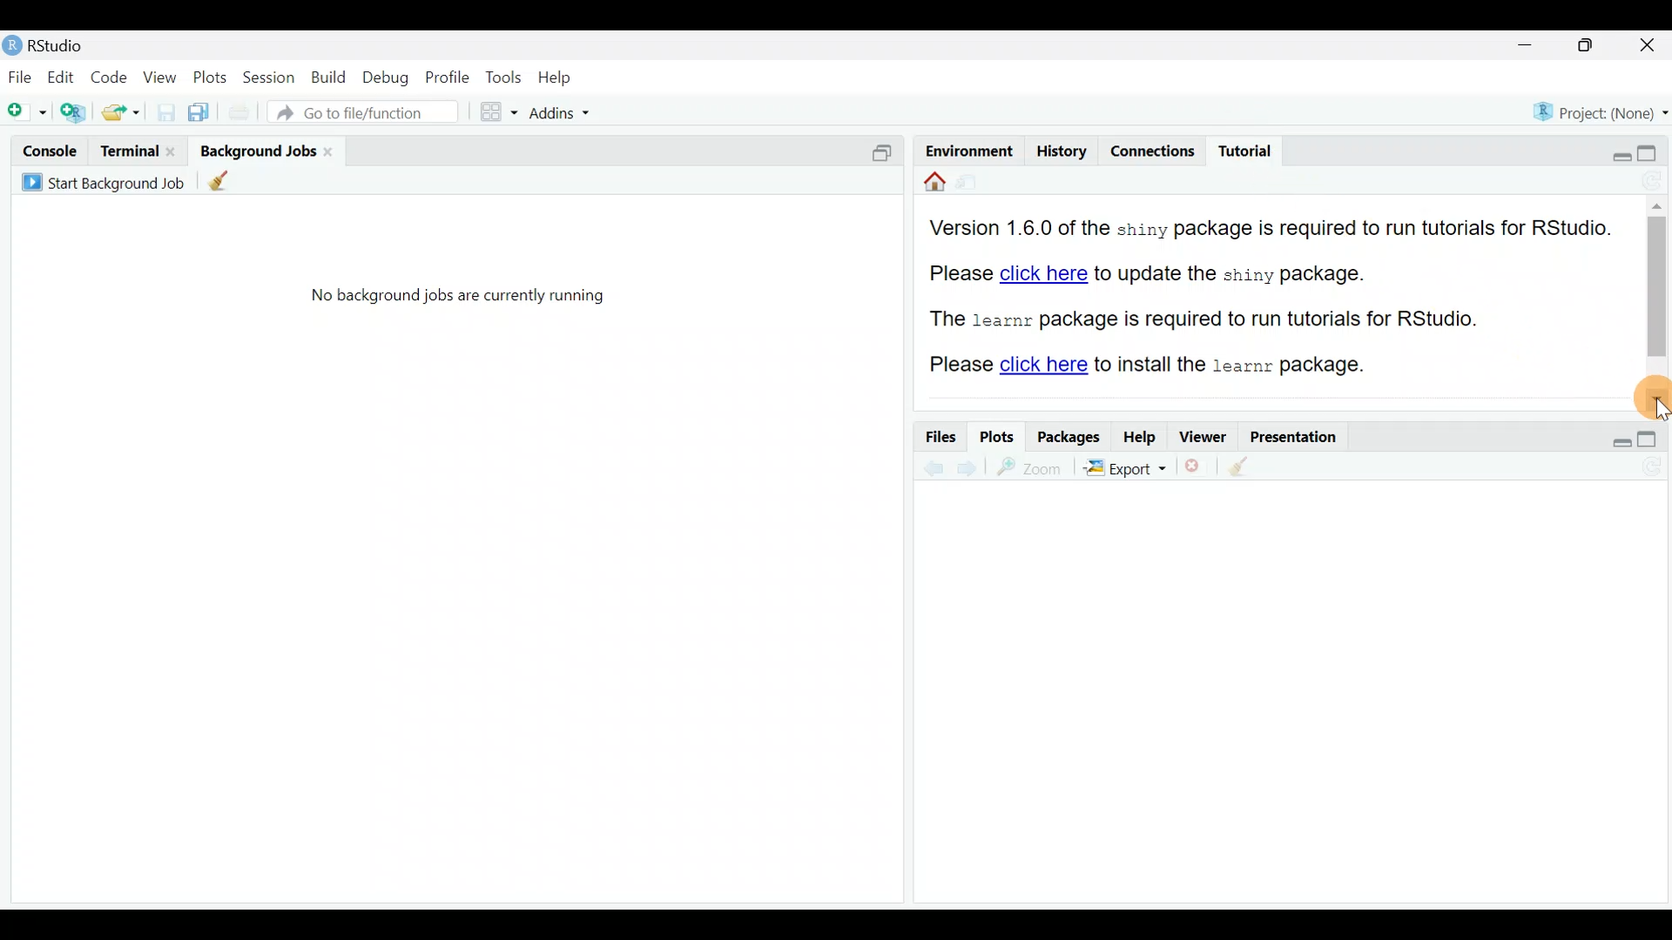  What do you see at coordinates (256, 151) in the screenshot?
I see `Background jobs` at bounding box center [256, 151].